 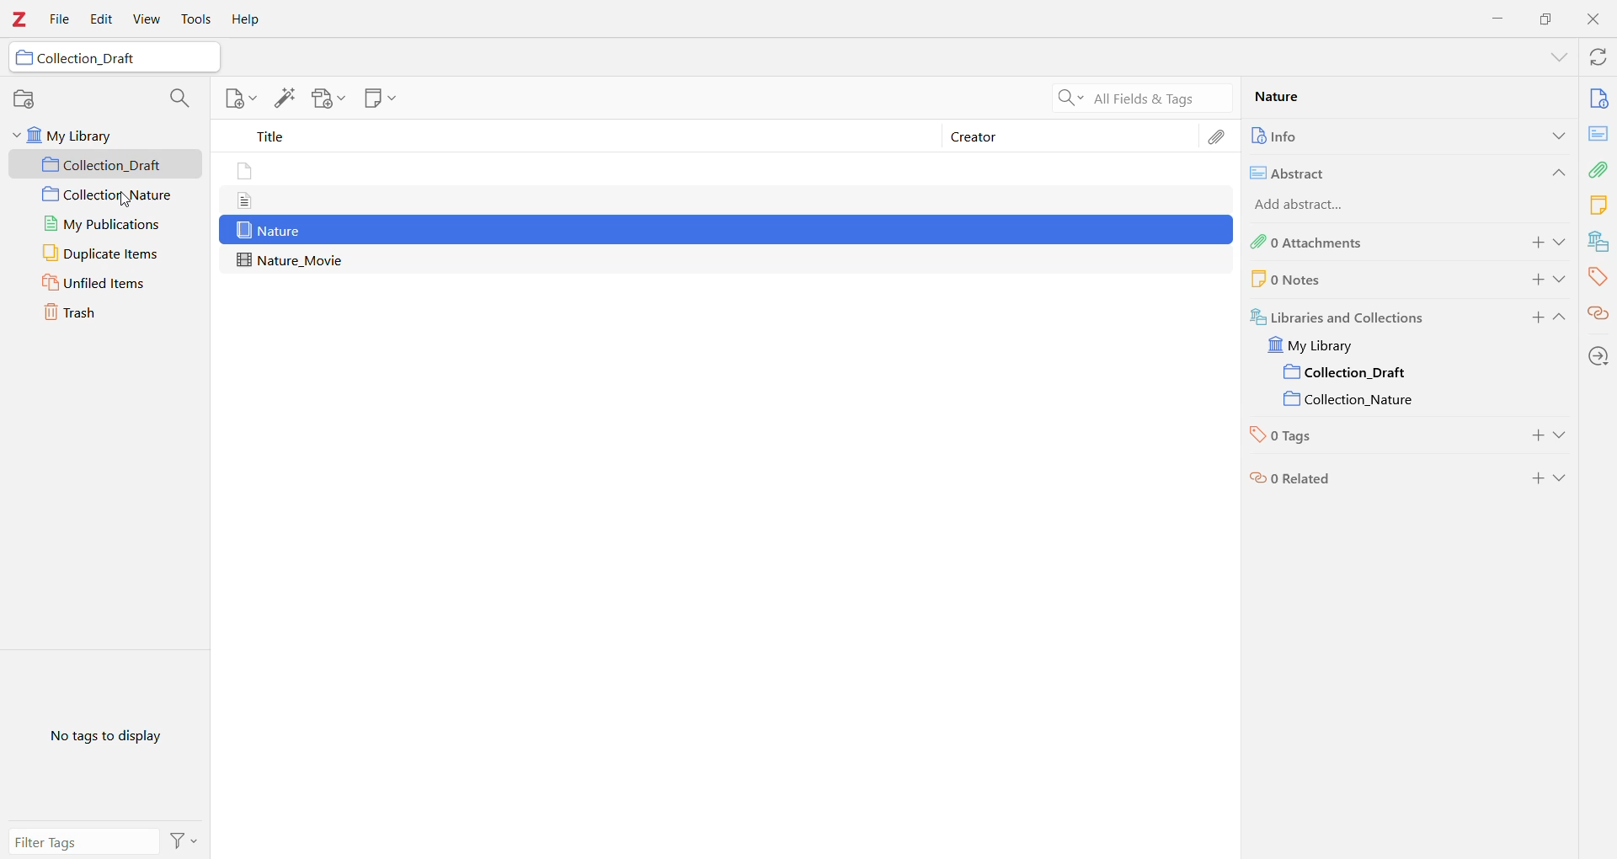 What do you see at coordinates (1139, 97) in the screenshot?
I see `All fields and tags` at bounding box center [1139, 97].